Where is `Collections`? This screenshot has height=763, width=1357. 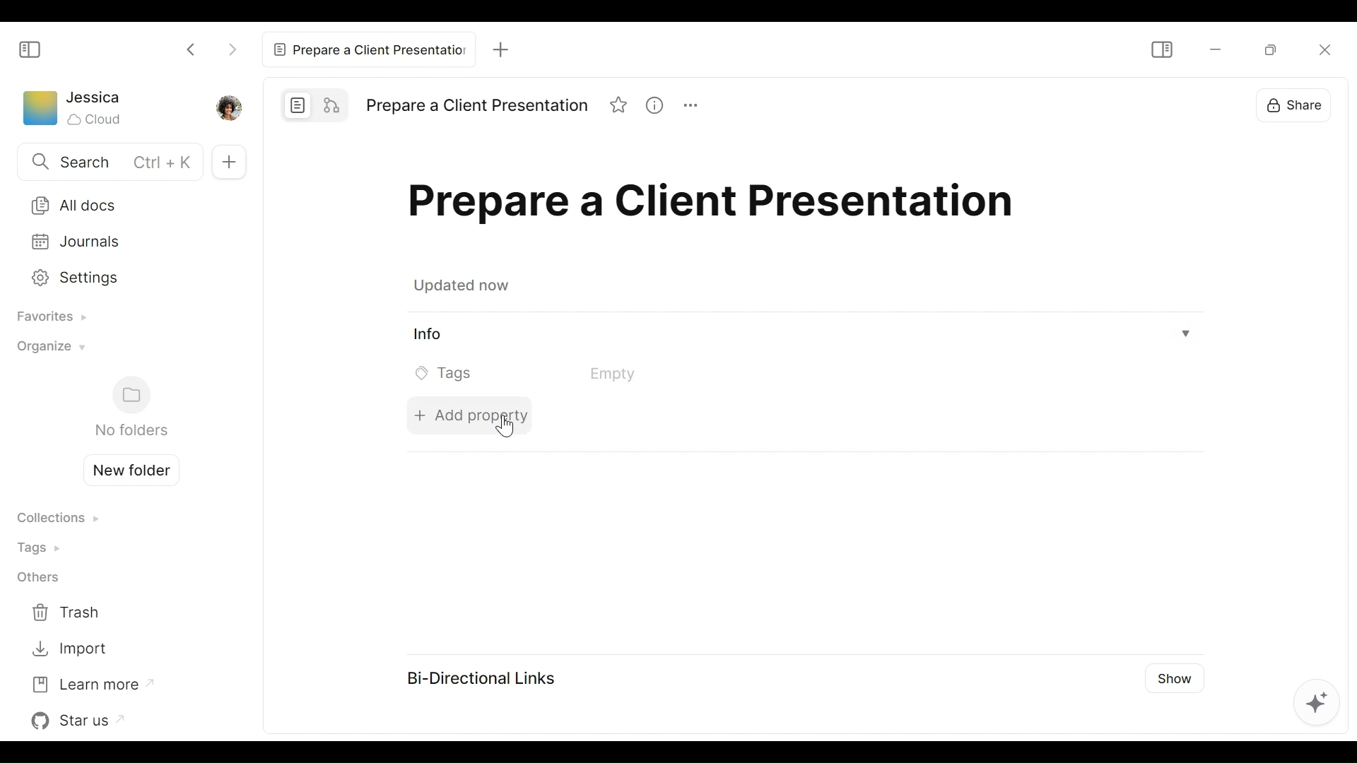
Collections is located at coordinates (57, 519).